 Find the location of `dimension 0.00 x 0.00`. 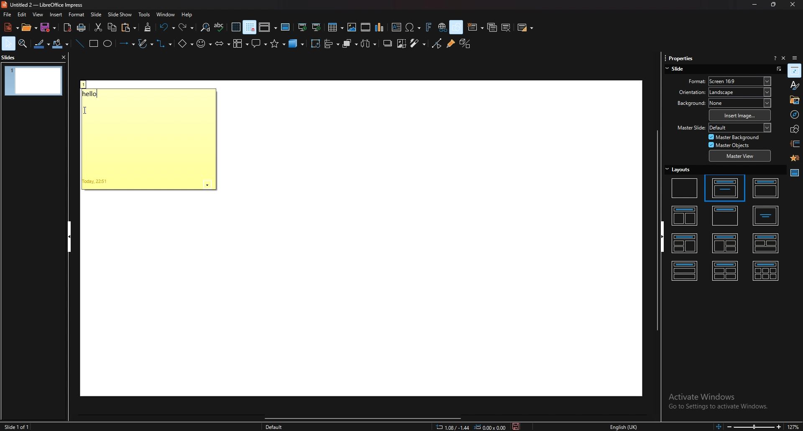

dimension 0.00 x 0.00 is located at coordinates (490, 427).